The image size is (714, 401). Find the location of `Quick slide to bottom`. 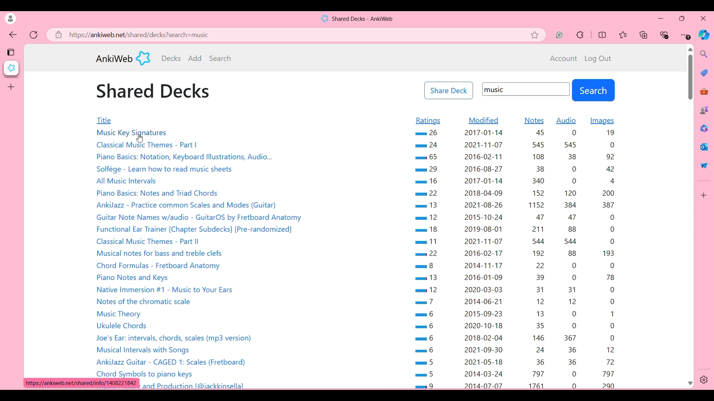

Quick slide to bottom is located at coordinates (690, 384).